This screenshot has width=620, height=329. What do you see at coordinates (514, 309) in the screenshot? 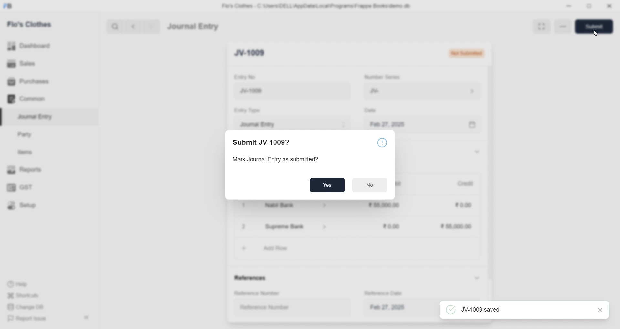
I see `JV-1009 saved` at bounding box center [514, 309].